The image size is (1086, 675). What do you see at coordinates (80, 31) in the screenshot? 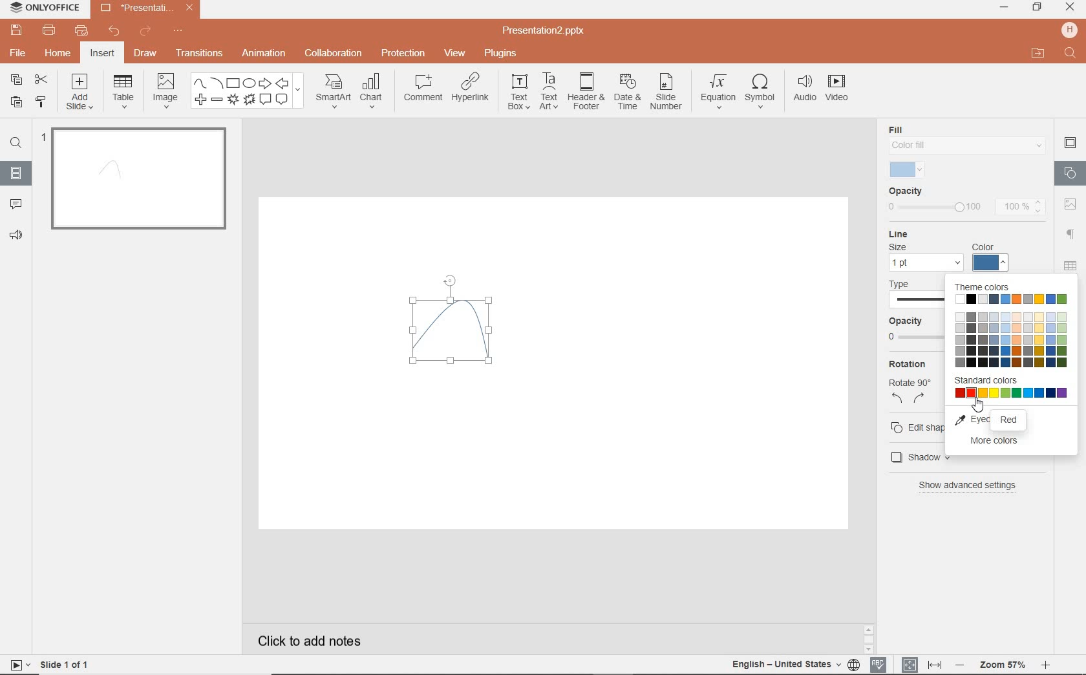
I see `QUICK PRINT` at bounding box center [80, 31].